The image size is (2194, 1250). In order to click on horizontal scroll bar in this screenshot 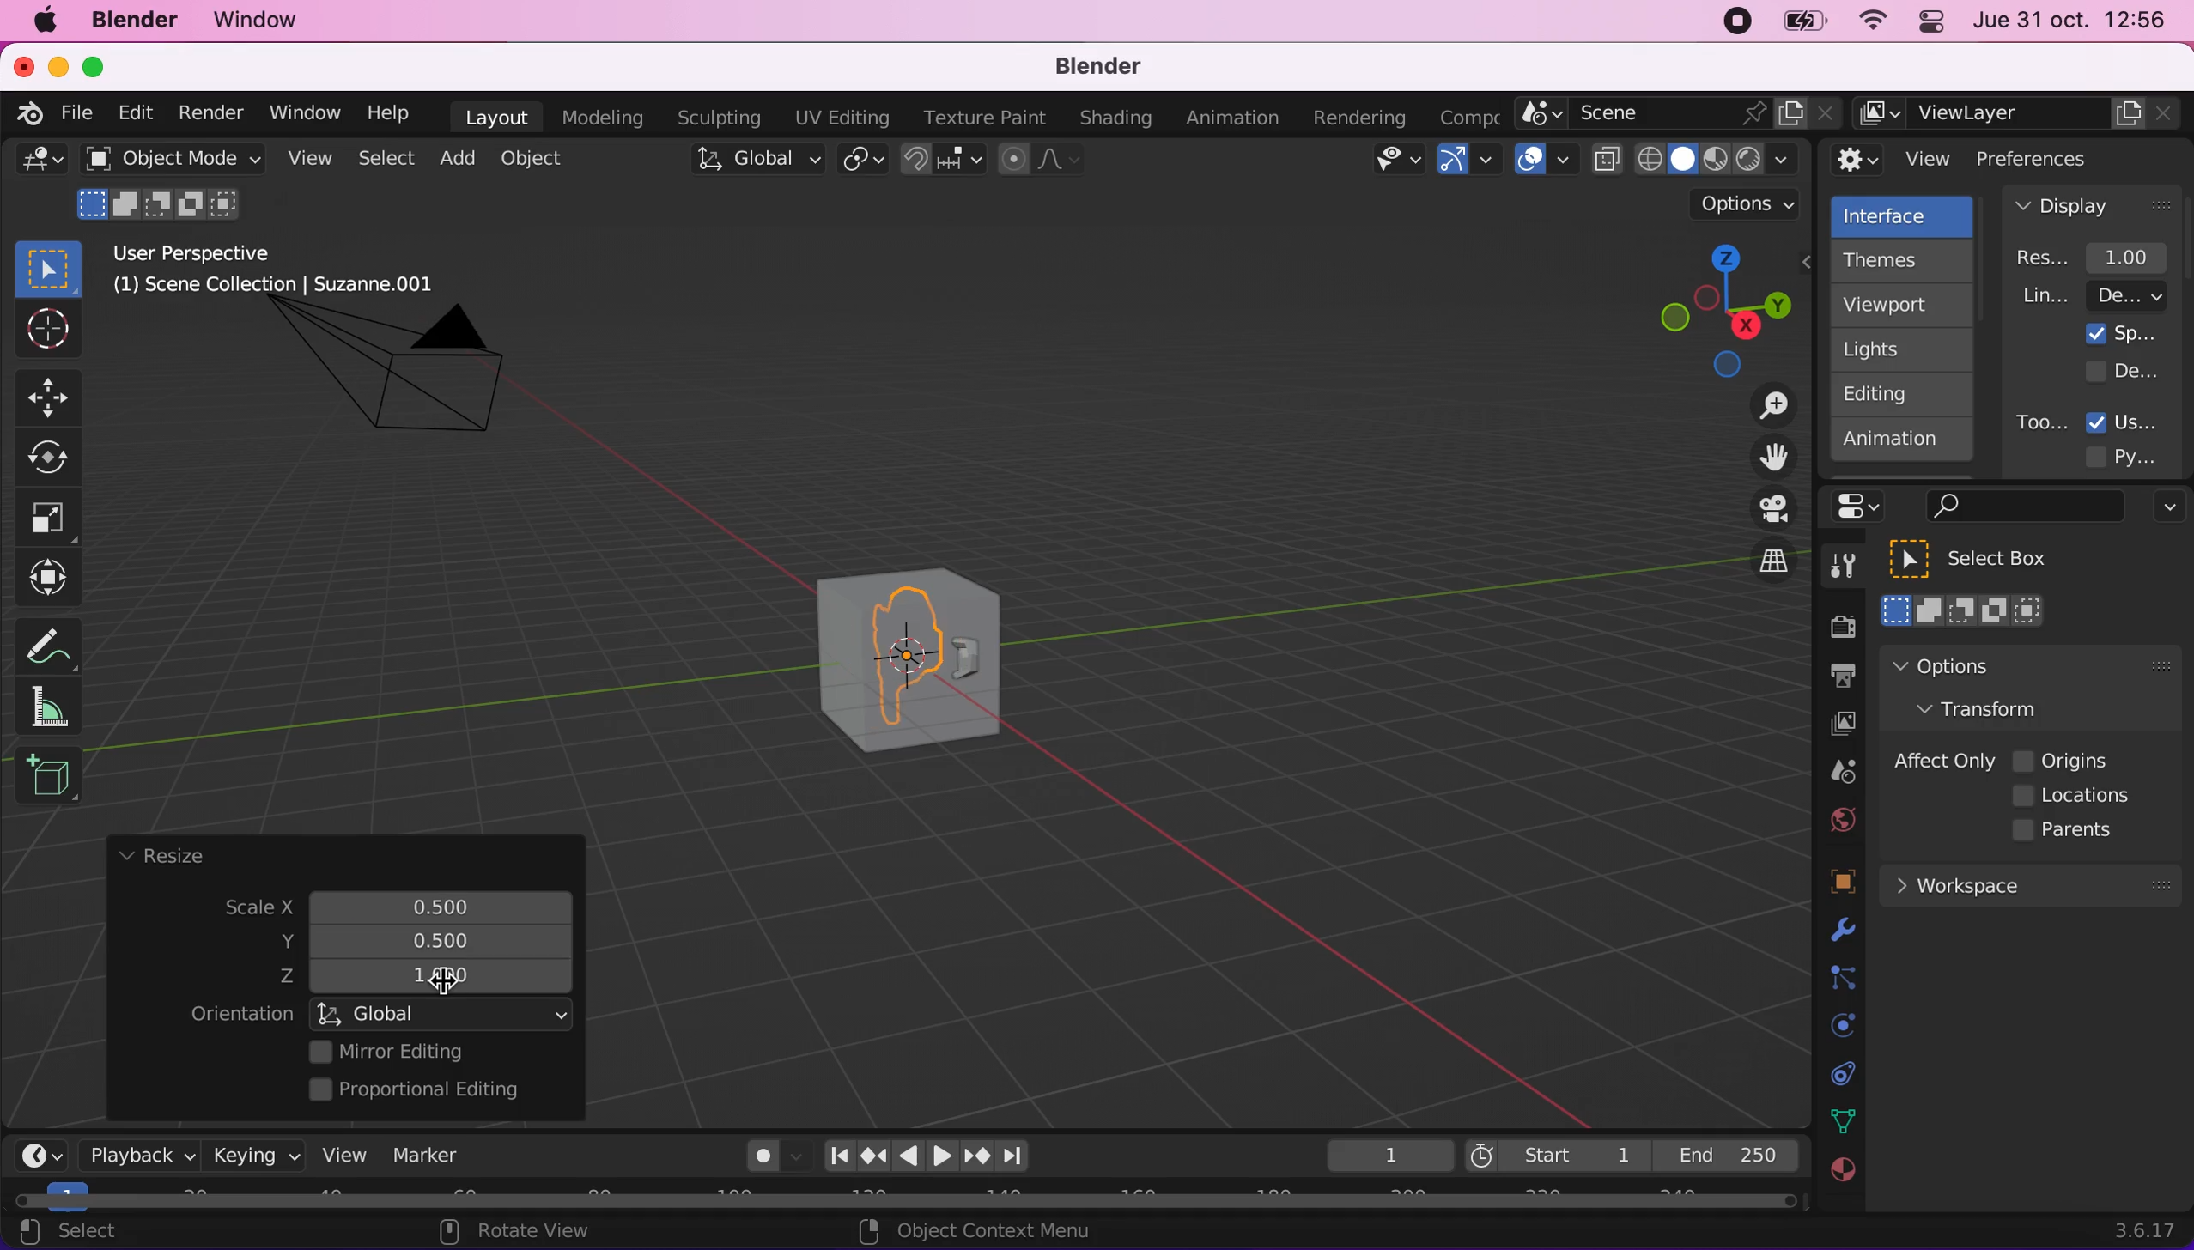, I will do `click(905, 1201)`.